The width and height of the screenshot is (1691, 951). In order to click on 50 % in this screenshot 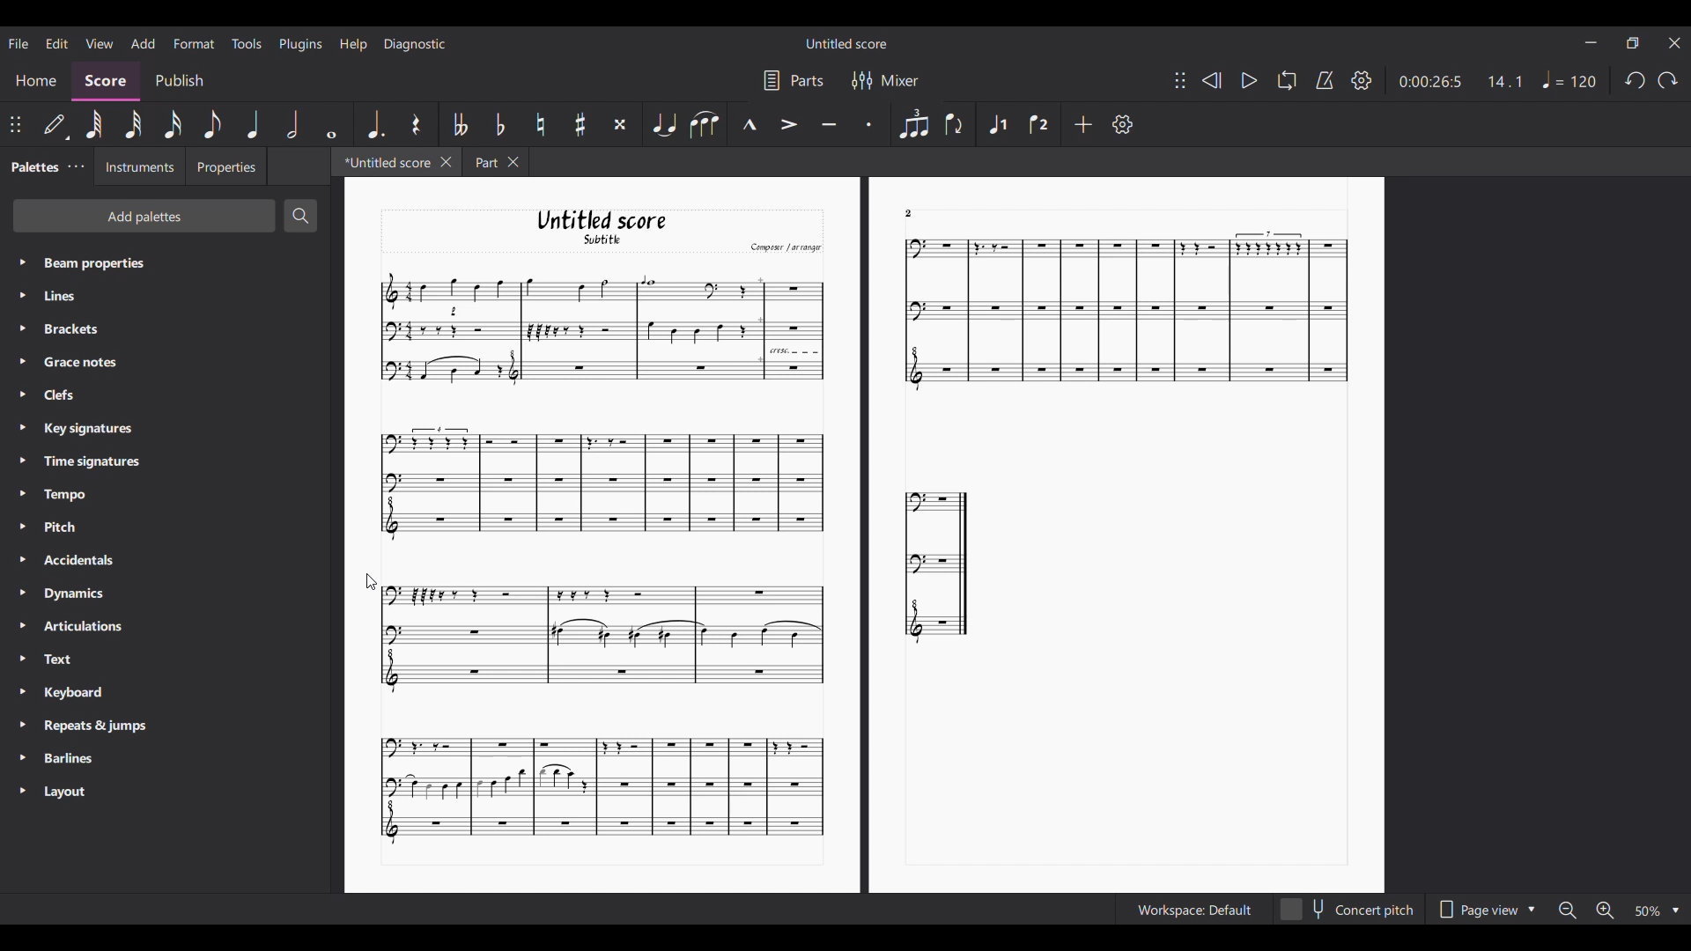, I will do `click(1656, 910)`.